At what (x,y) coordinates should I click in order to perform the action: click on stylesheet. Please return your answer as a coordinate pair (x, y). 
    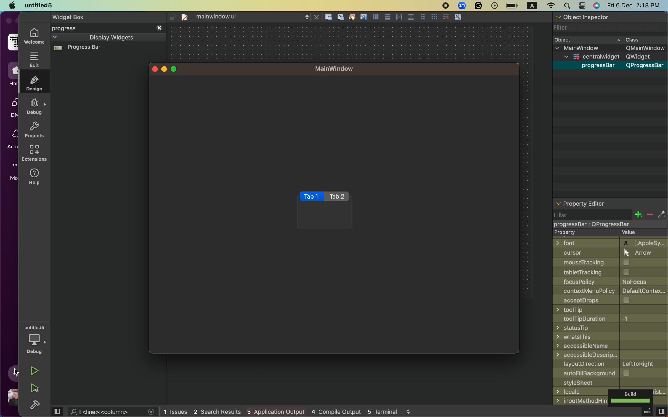
    Looking at the image, I should click on (610, 384).